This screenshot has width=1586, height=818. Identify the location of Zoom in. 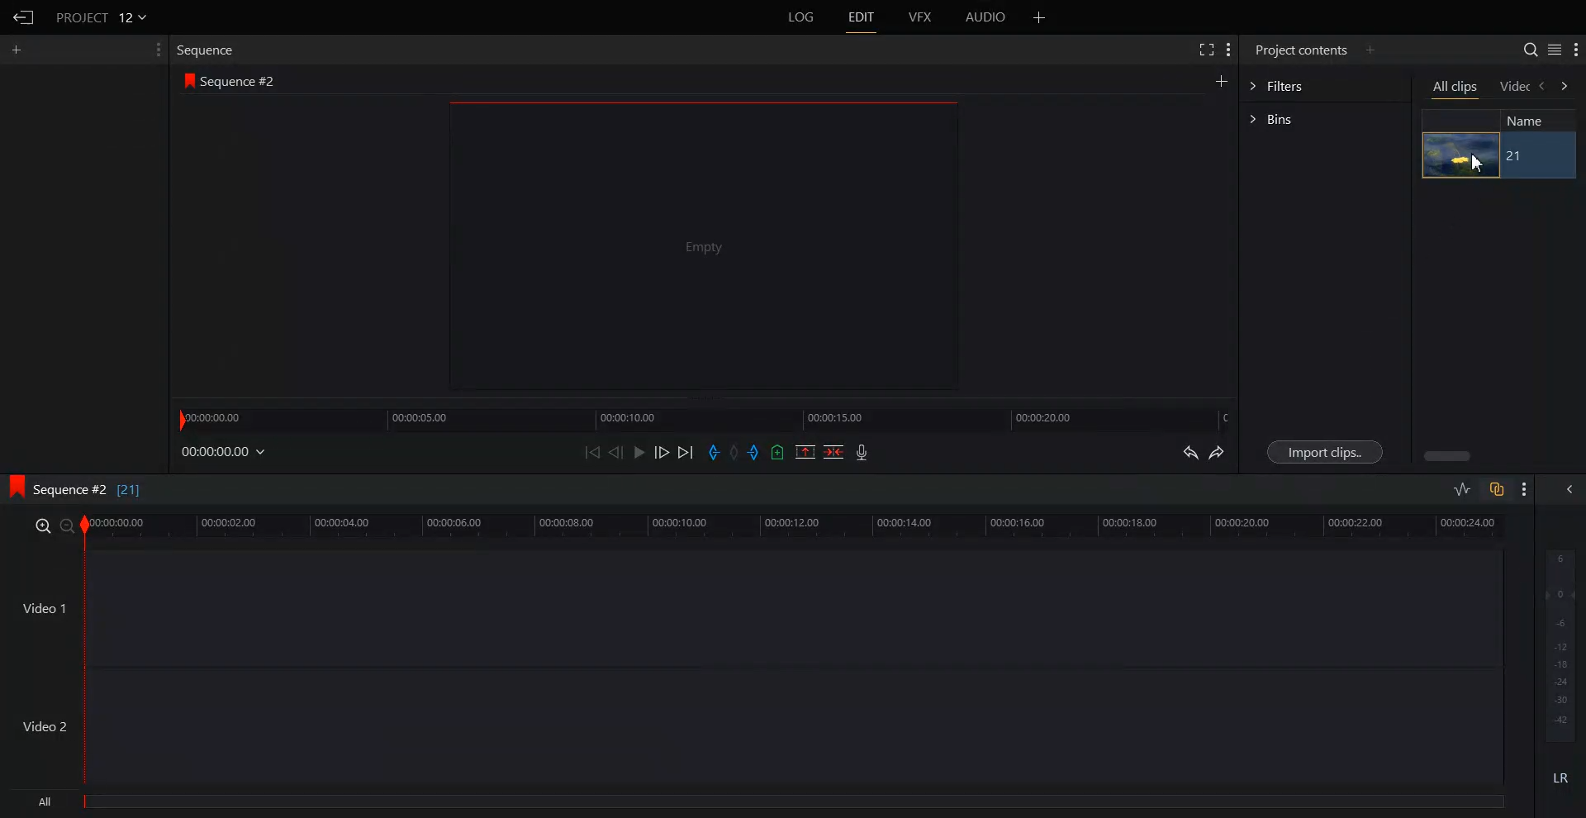
(41, 525).